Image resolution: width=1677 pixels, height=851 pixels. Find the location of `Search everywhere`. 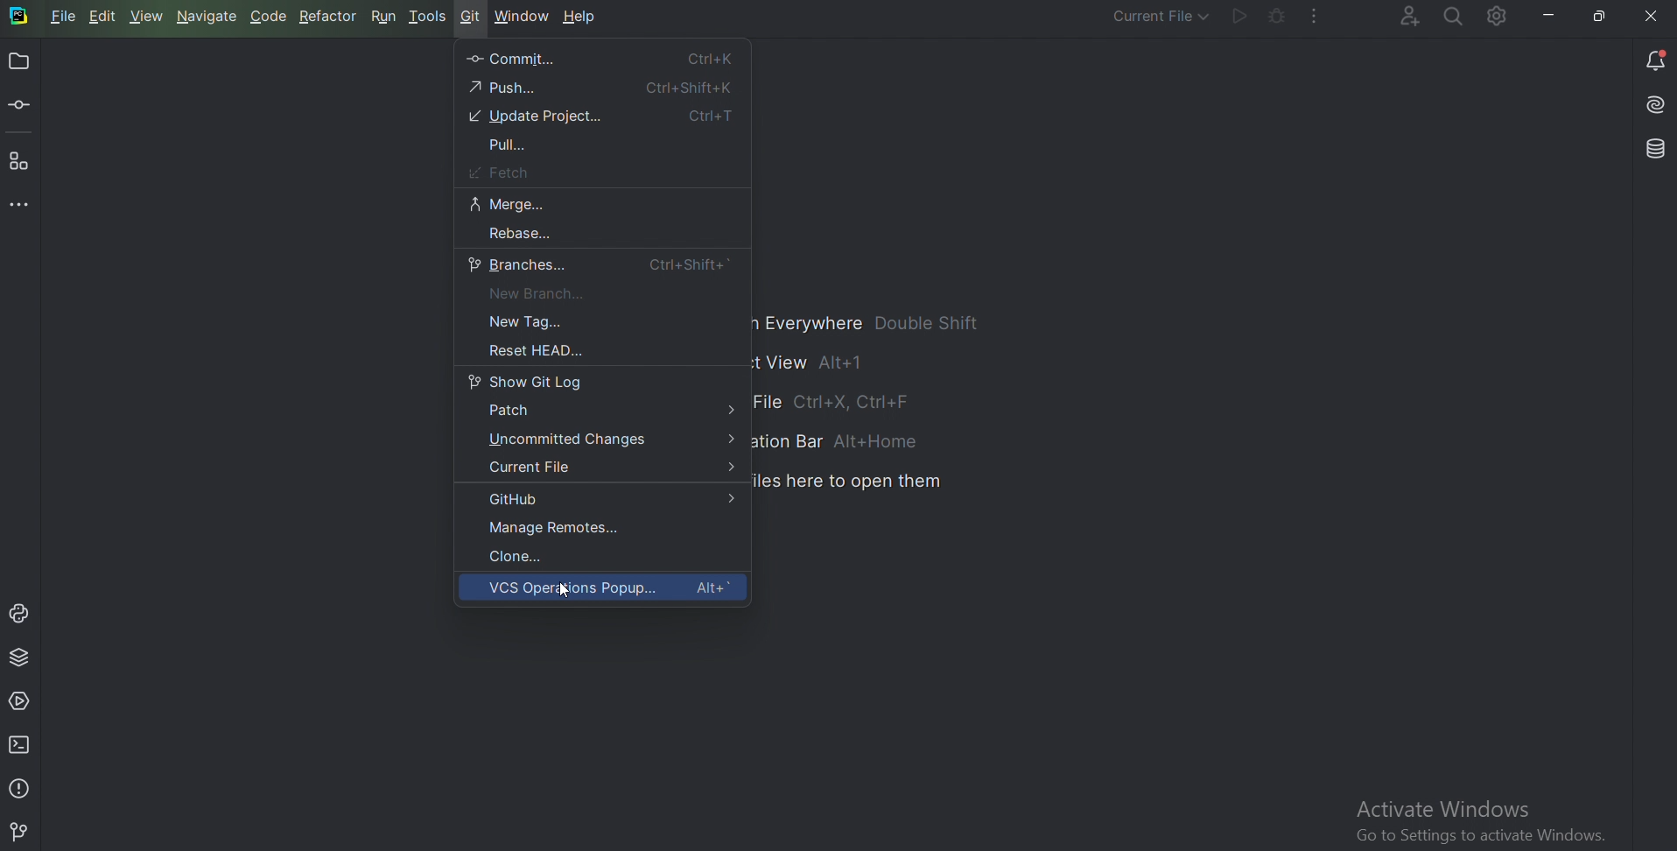

Search everywhere is located at coordinates (1451, 18).